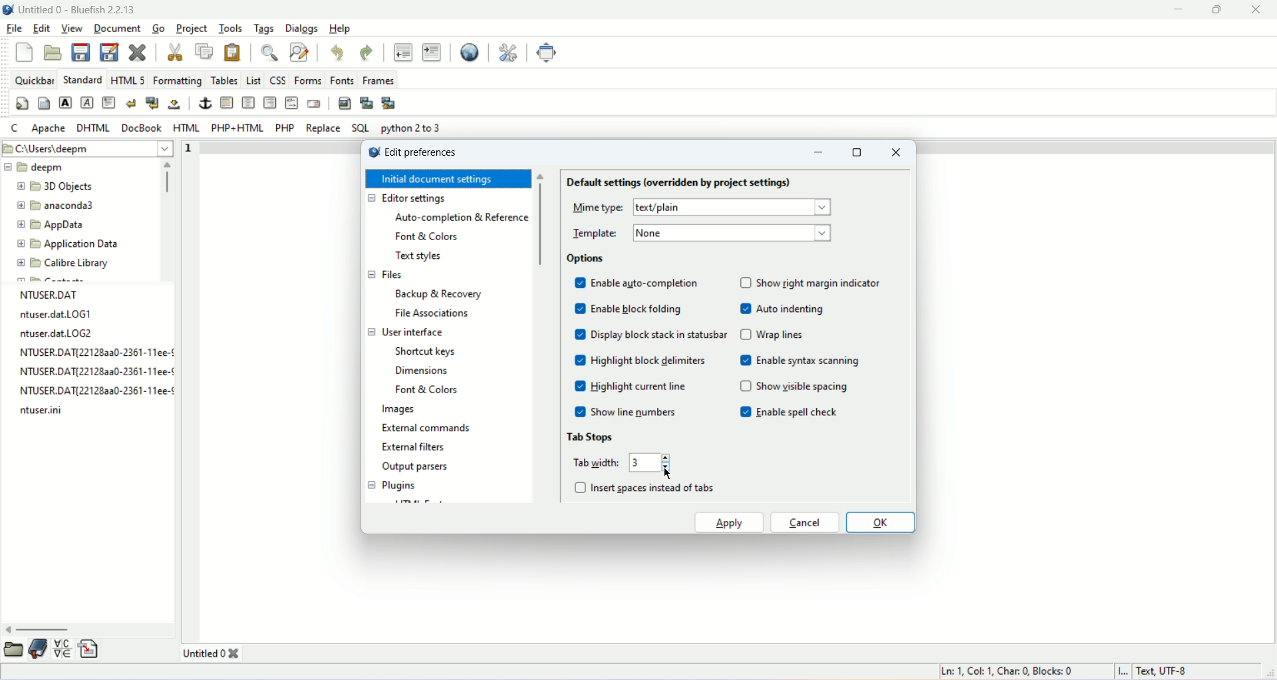  Describe the element at coordinates (468, 51) in the screenshot. I see `preview in browser` at that location.